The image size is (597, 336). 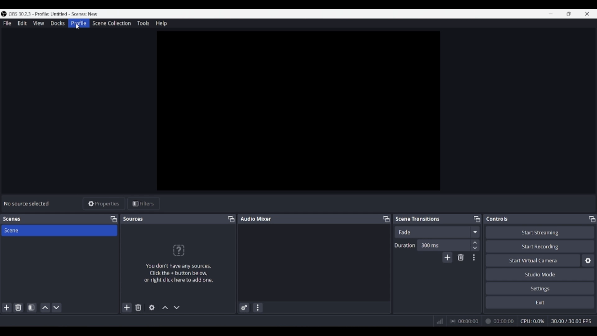 What do you see at coordinates (111, 23) in the screenshot?
I see `Scene collection menu` at bounding box center [111, 23].